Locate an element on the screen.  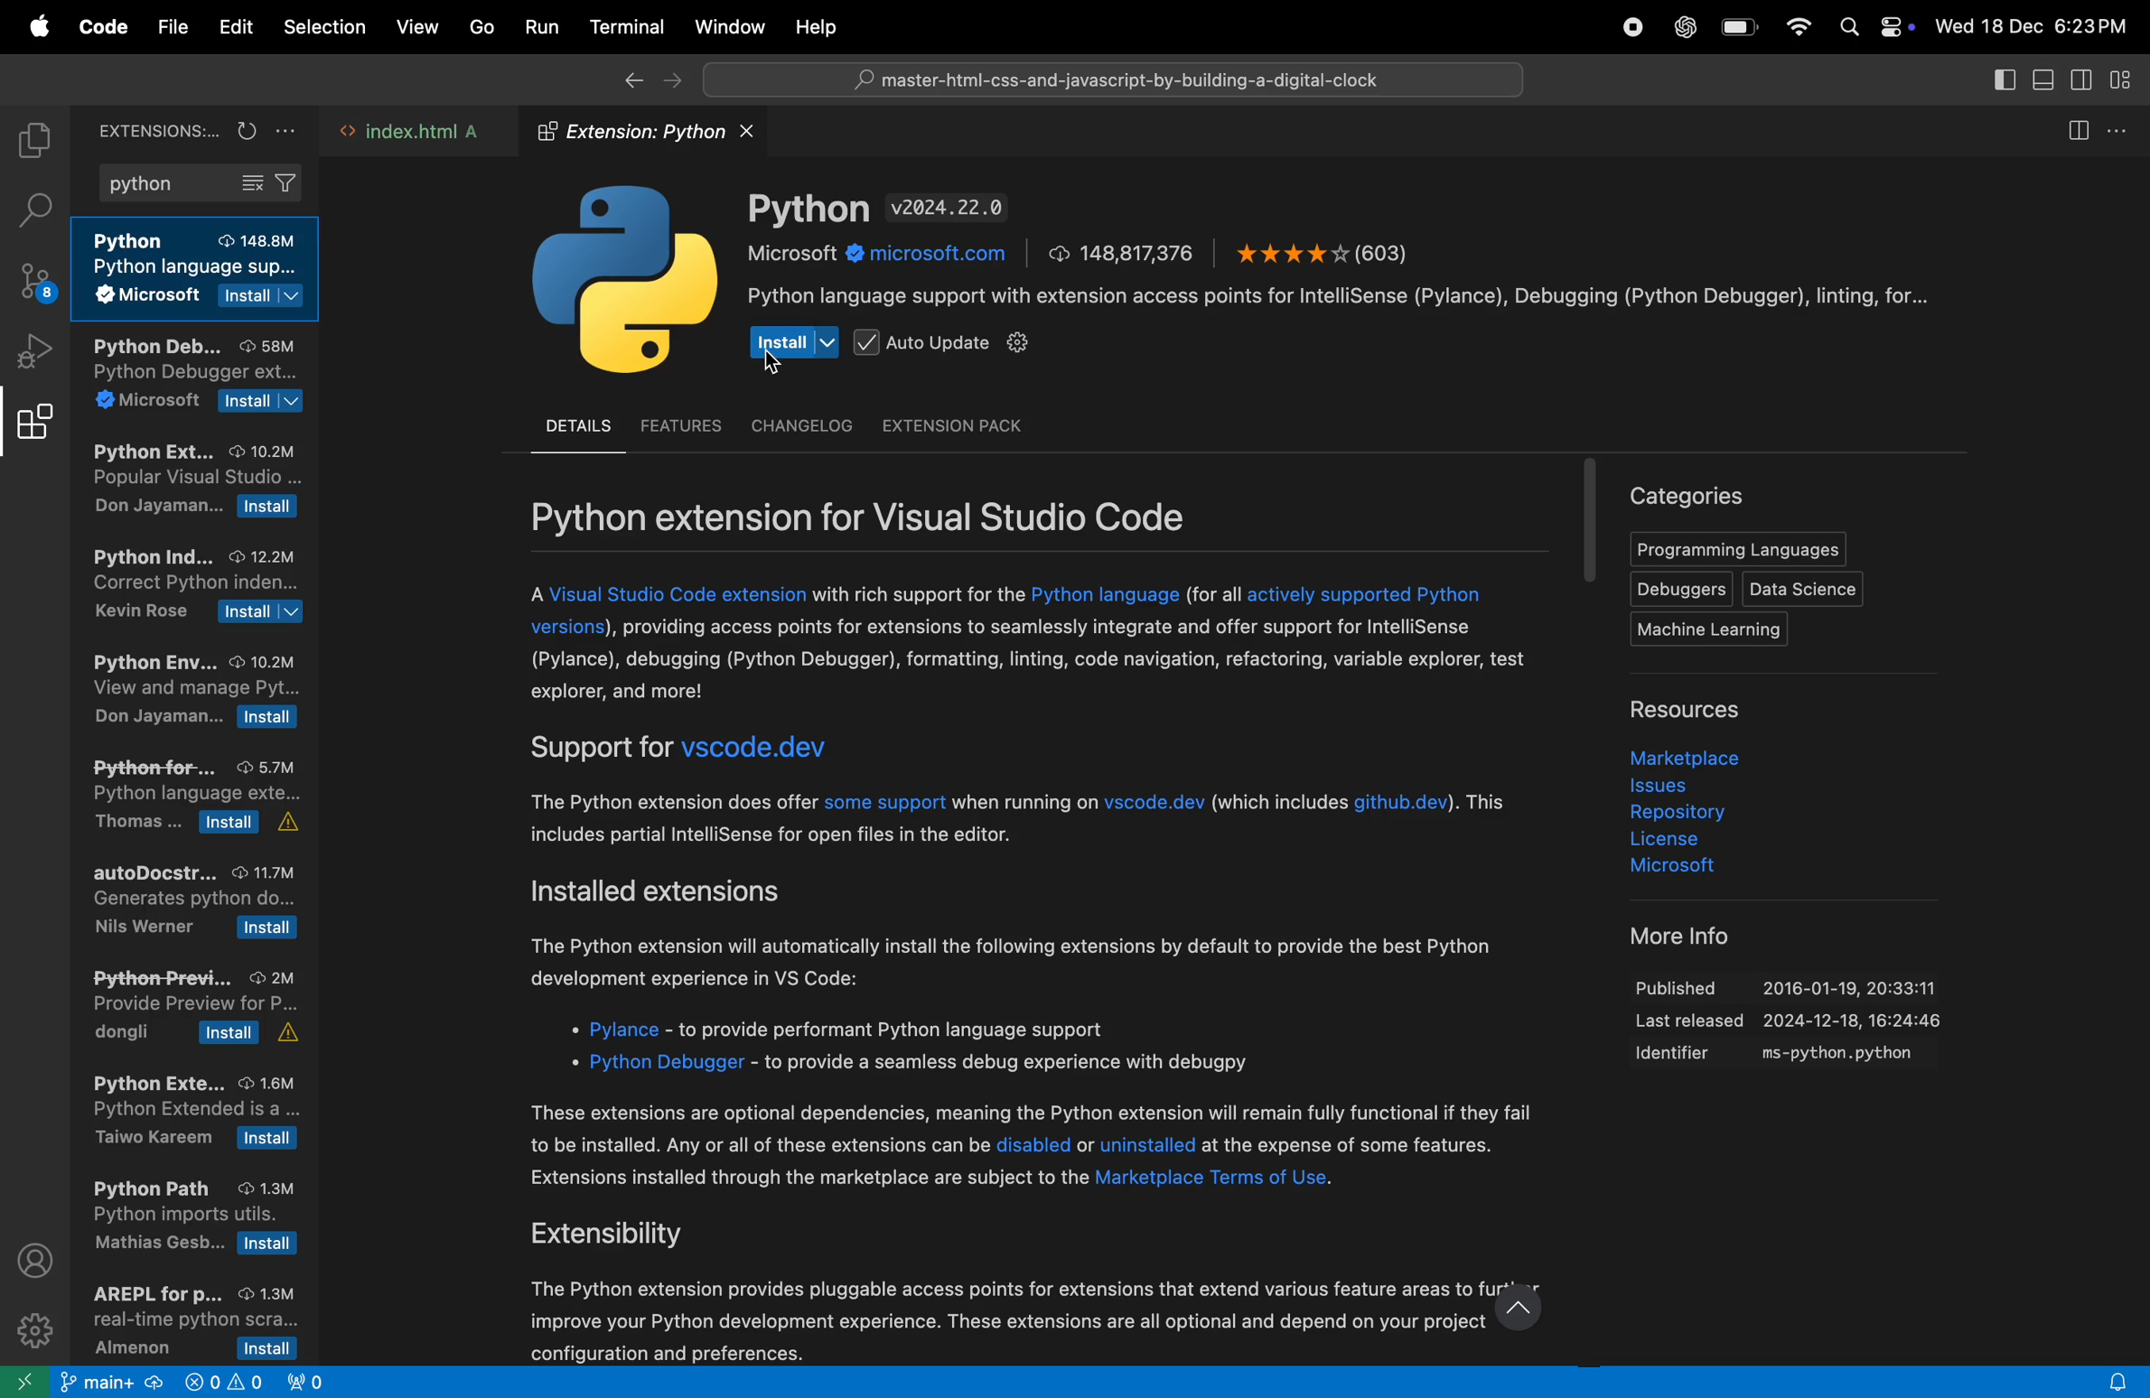
winodw is located at coordinates (729, 26).